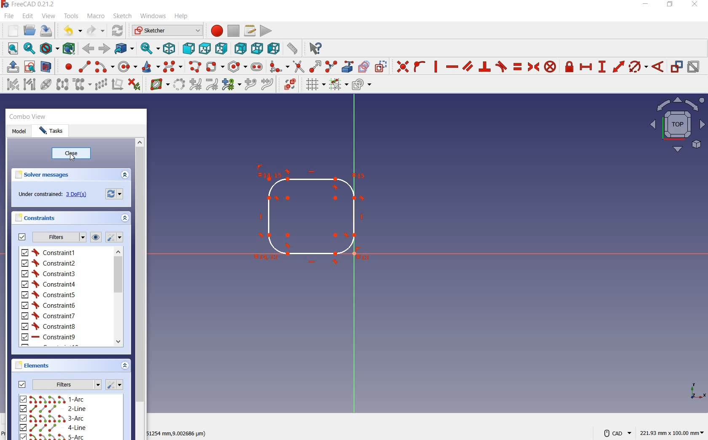 This screenshot has height=440, width=708. Describe the element at coordinates (266, 85) in the screenshot. I see `join curves` at that location.